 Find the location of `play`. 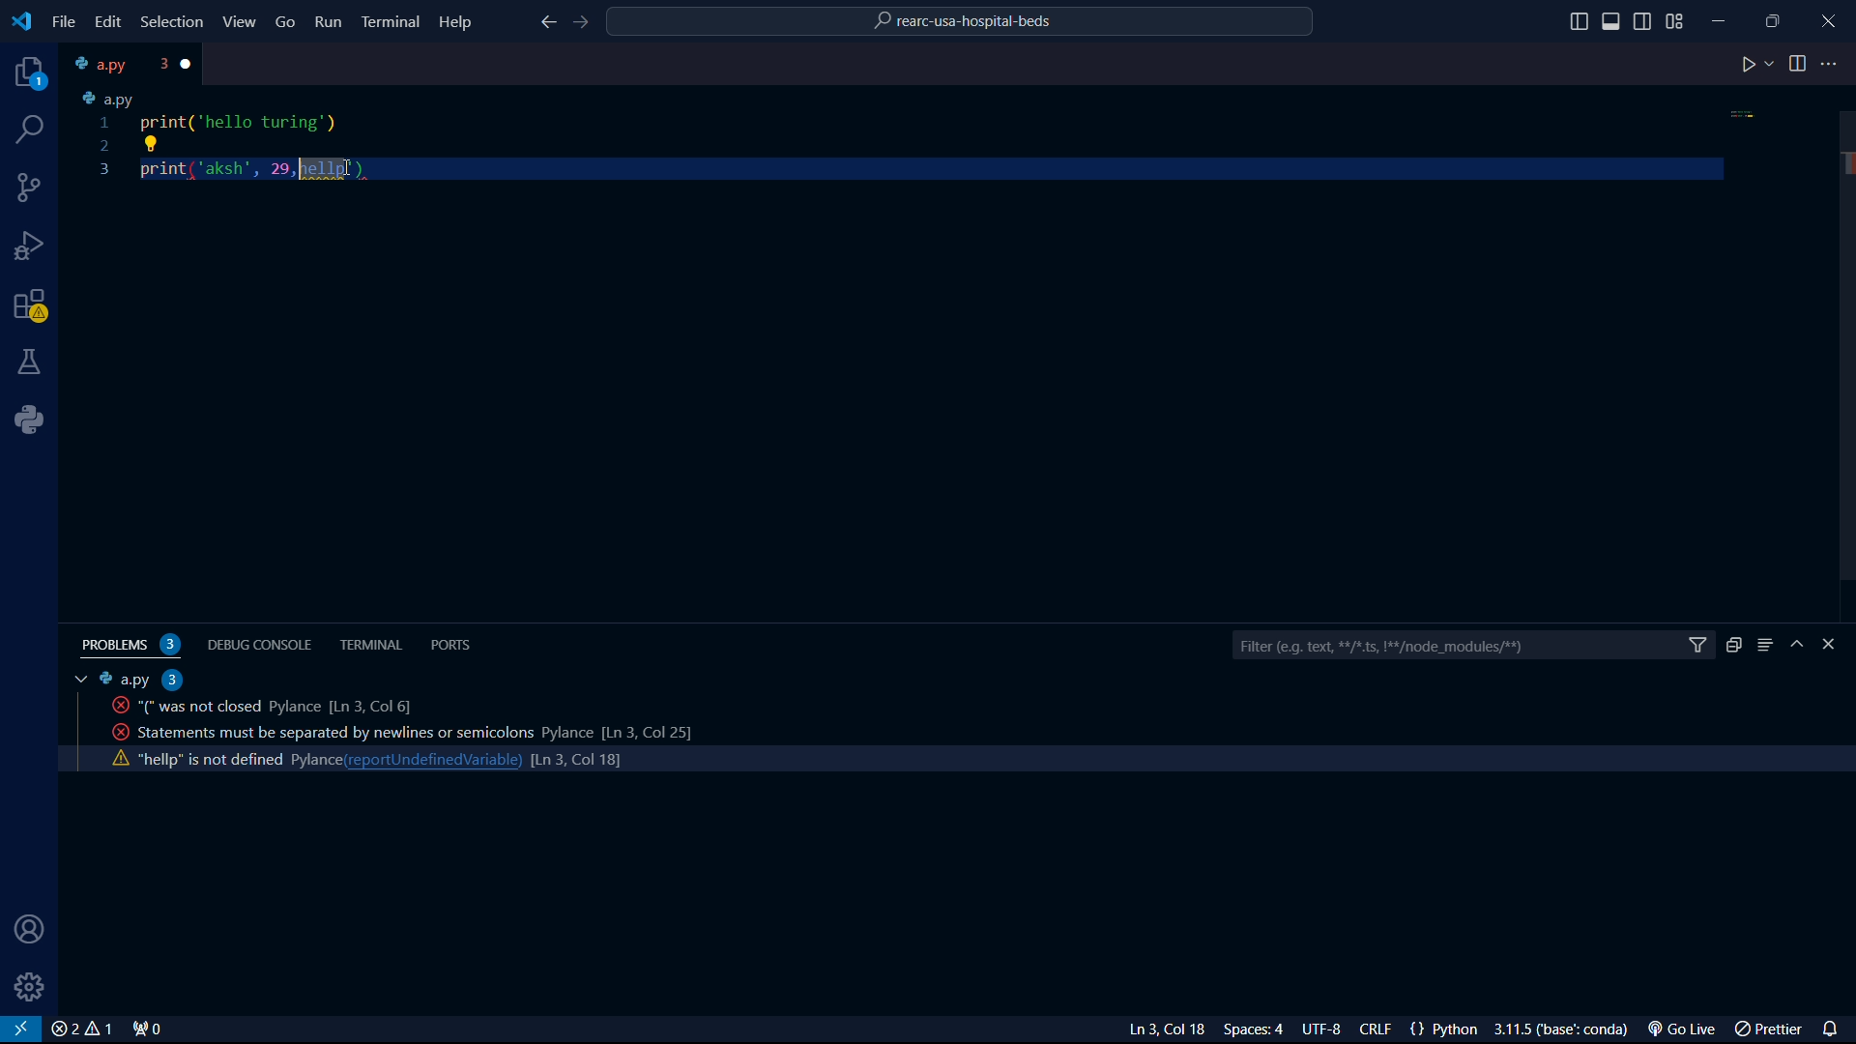

play is located at coordinates (1756, 66).